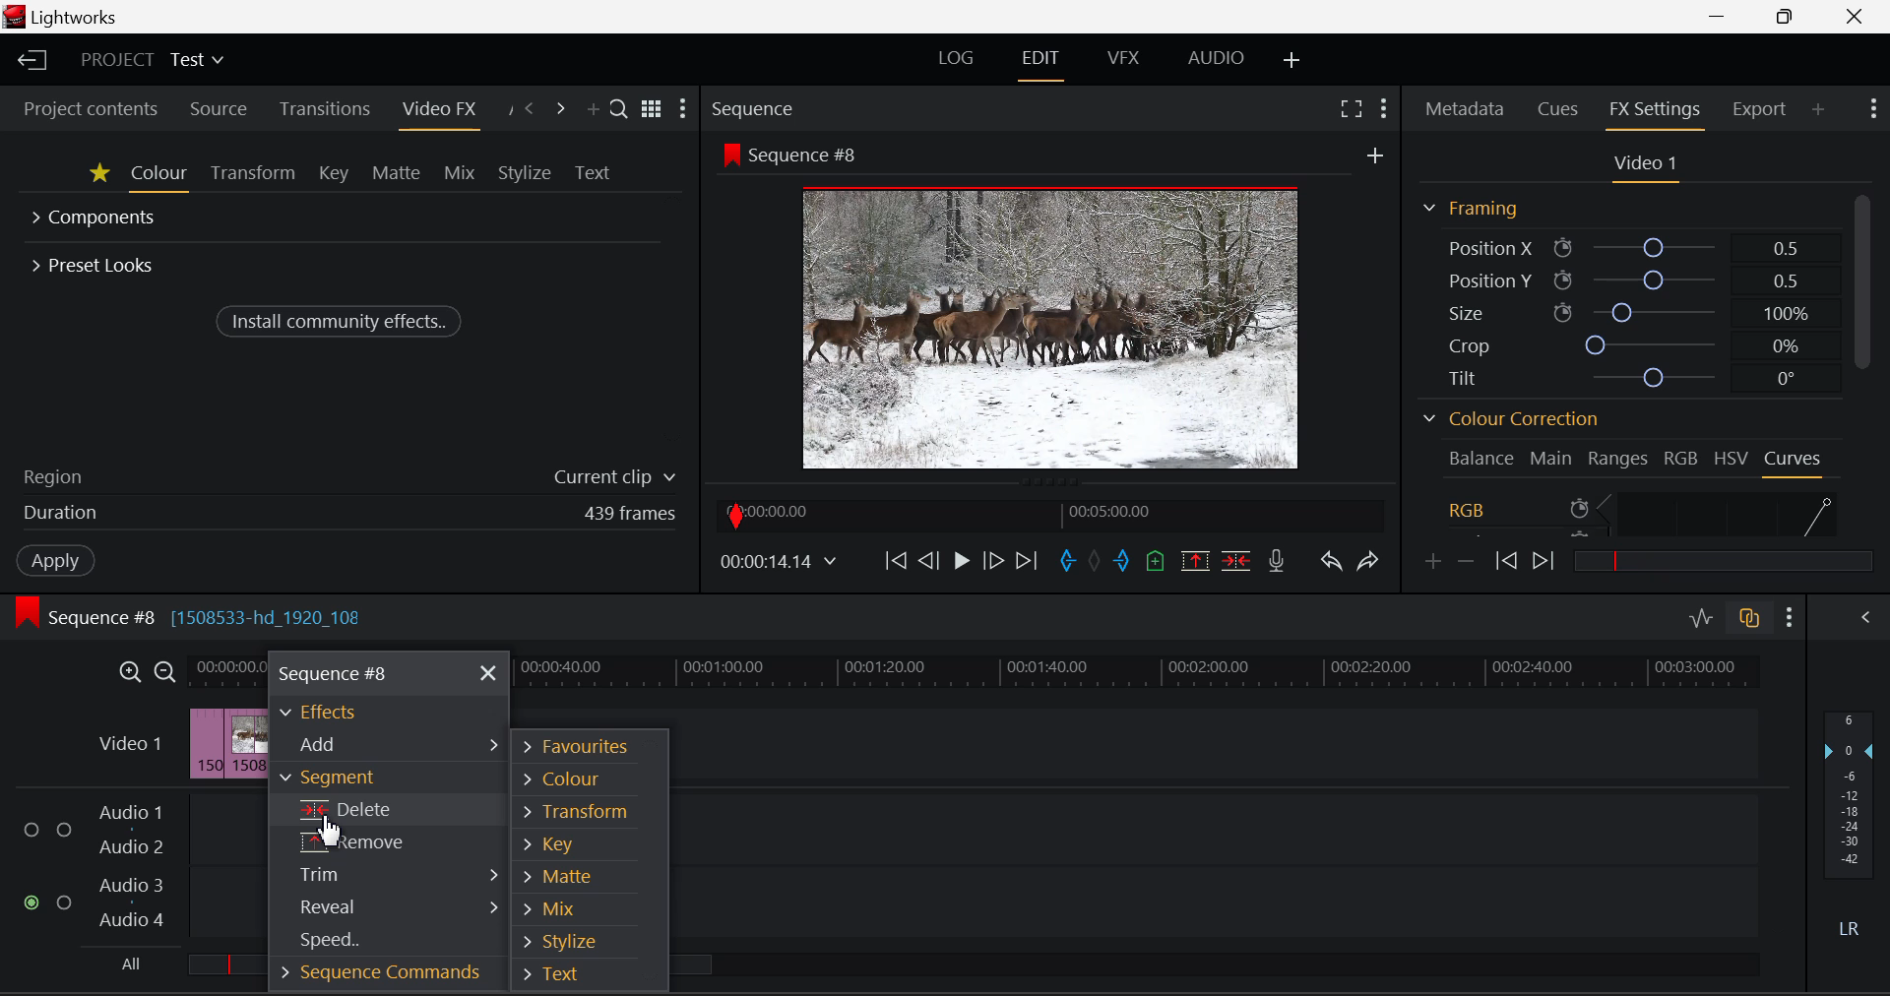 The image size is (1890, 996). What do you see at coordinates (1867, 367) in the screenshot?
I see `Scroll Bar` at bounding box center [1867, 367].